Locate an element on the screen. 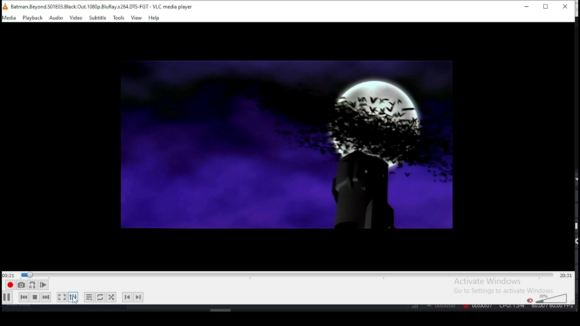 The height and width of the screenshot is (326, 580). frame by frame is located at coordinates (43, 285).